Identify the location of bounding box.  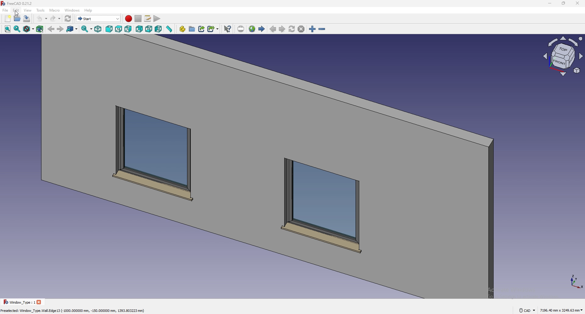
(40, 29).